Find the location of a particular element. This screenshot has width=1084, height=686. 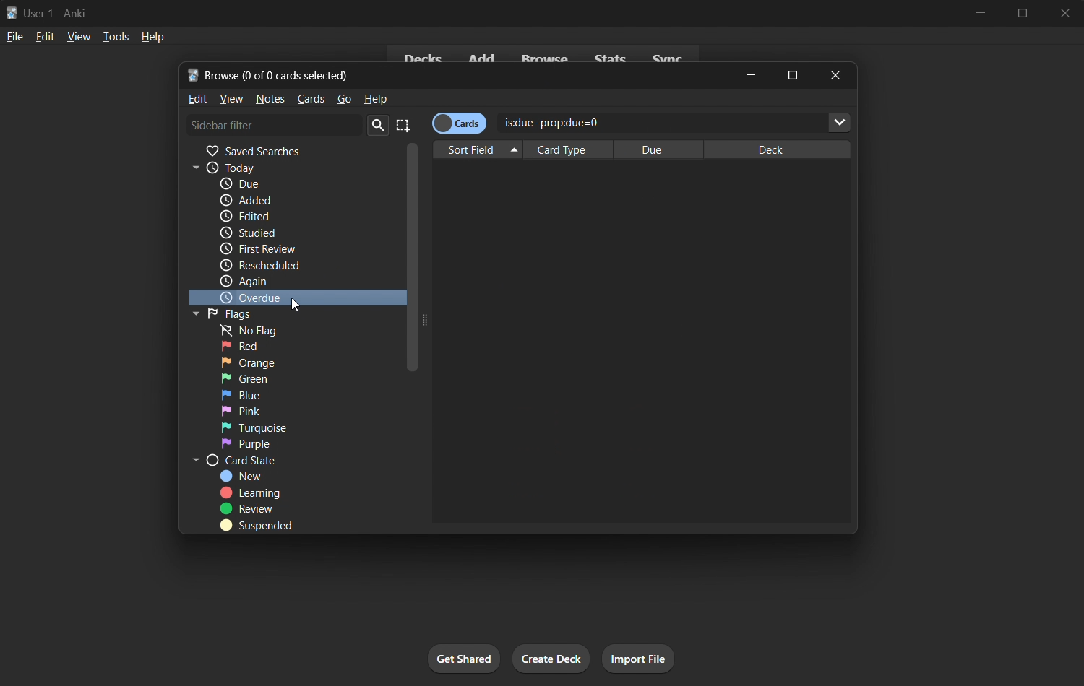

get shared is located at coordinates (464, 659).